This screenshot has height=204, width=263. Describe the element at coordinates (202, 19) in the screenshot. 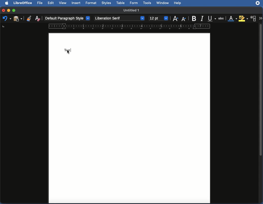

I see `Italics` at that location.